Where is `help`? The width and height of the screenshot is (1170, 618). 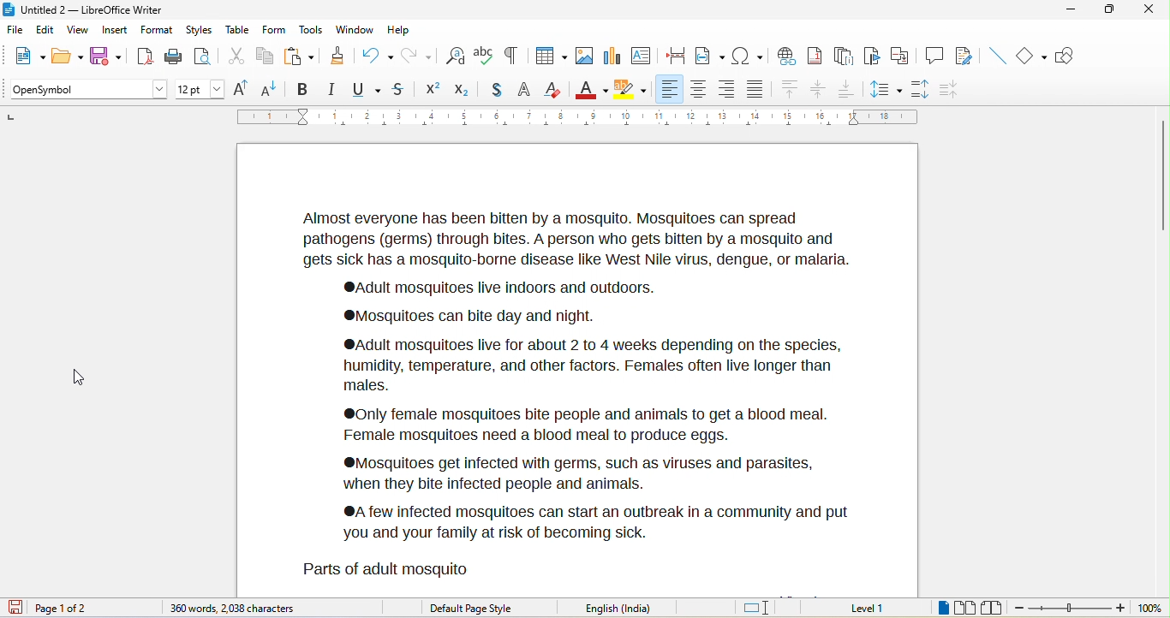 help is located at coordinates (397, 27).